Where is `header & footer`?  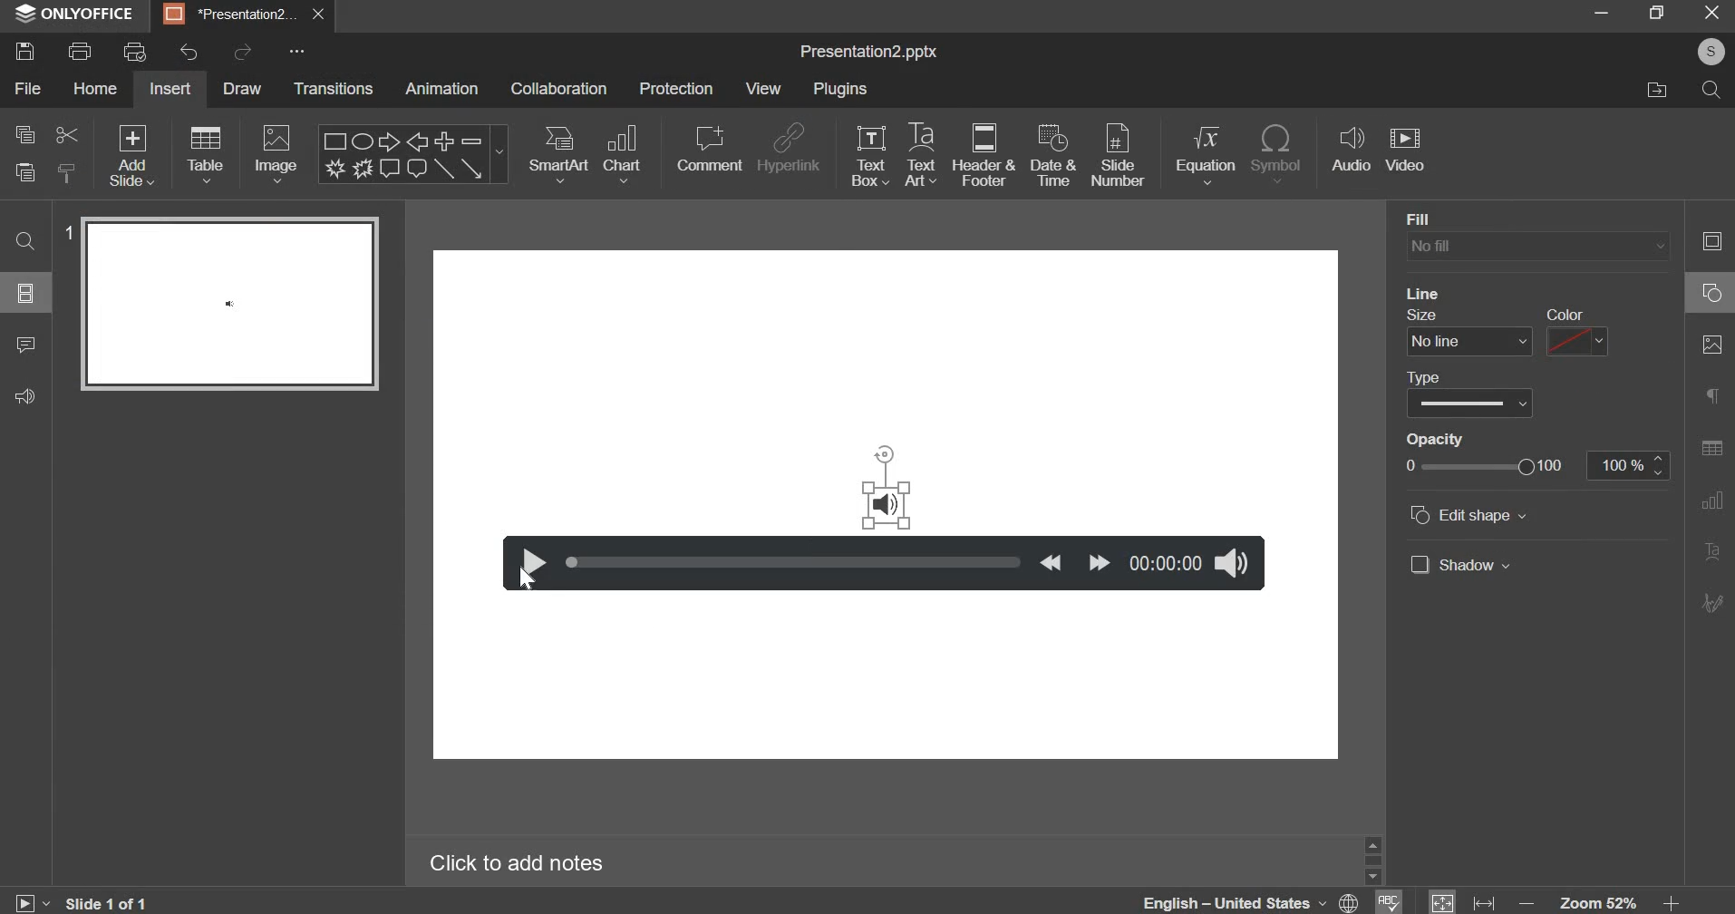 header & footer is located at coordinates (988, 156).